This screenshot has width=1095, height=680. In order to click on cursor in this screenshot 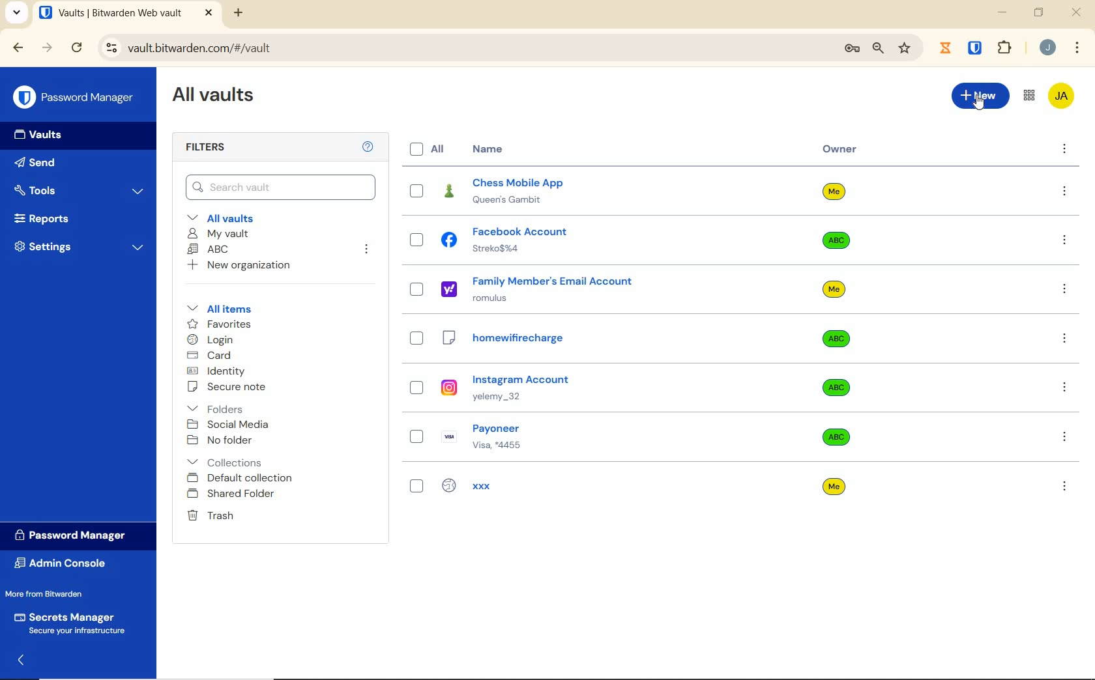, I will do `click(980, 105)`.